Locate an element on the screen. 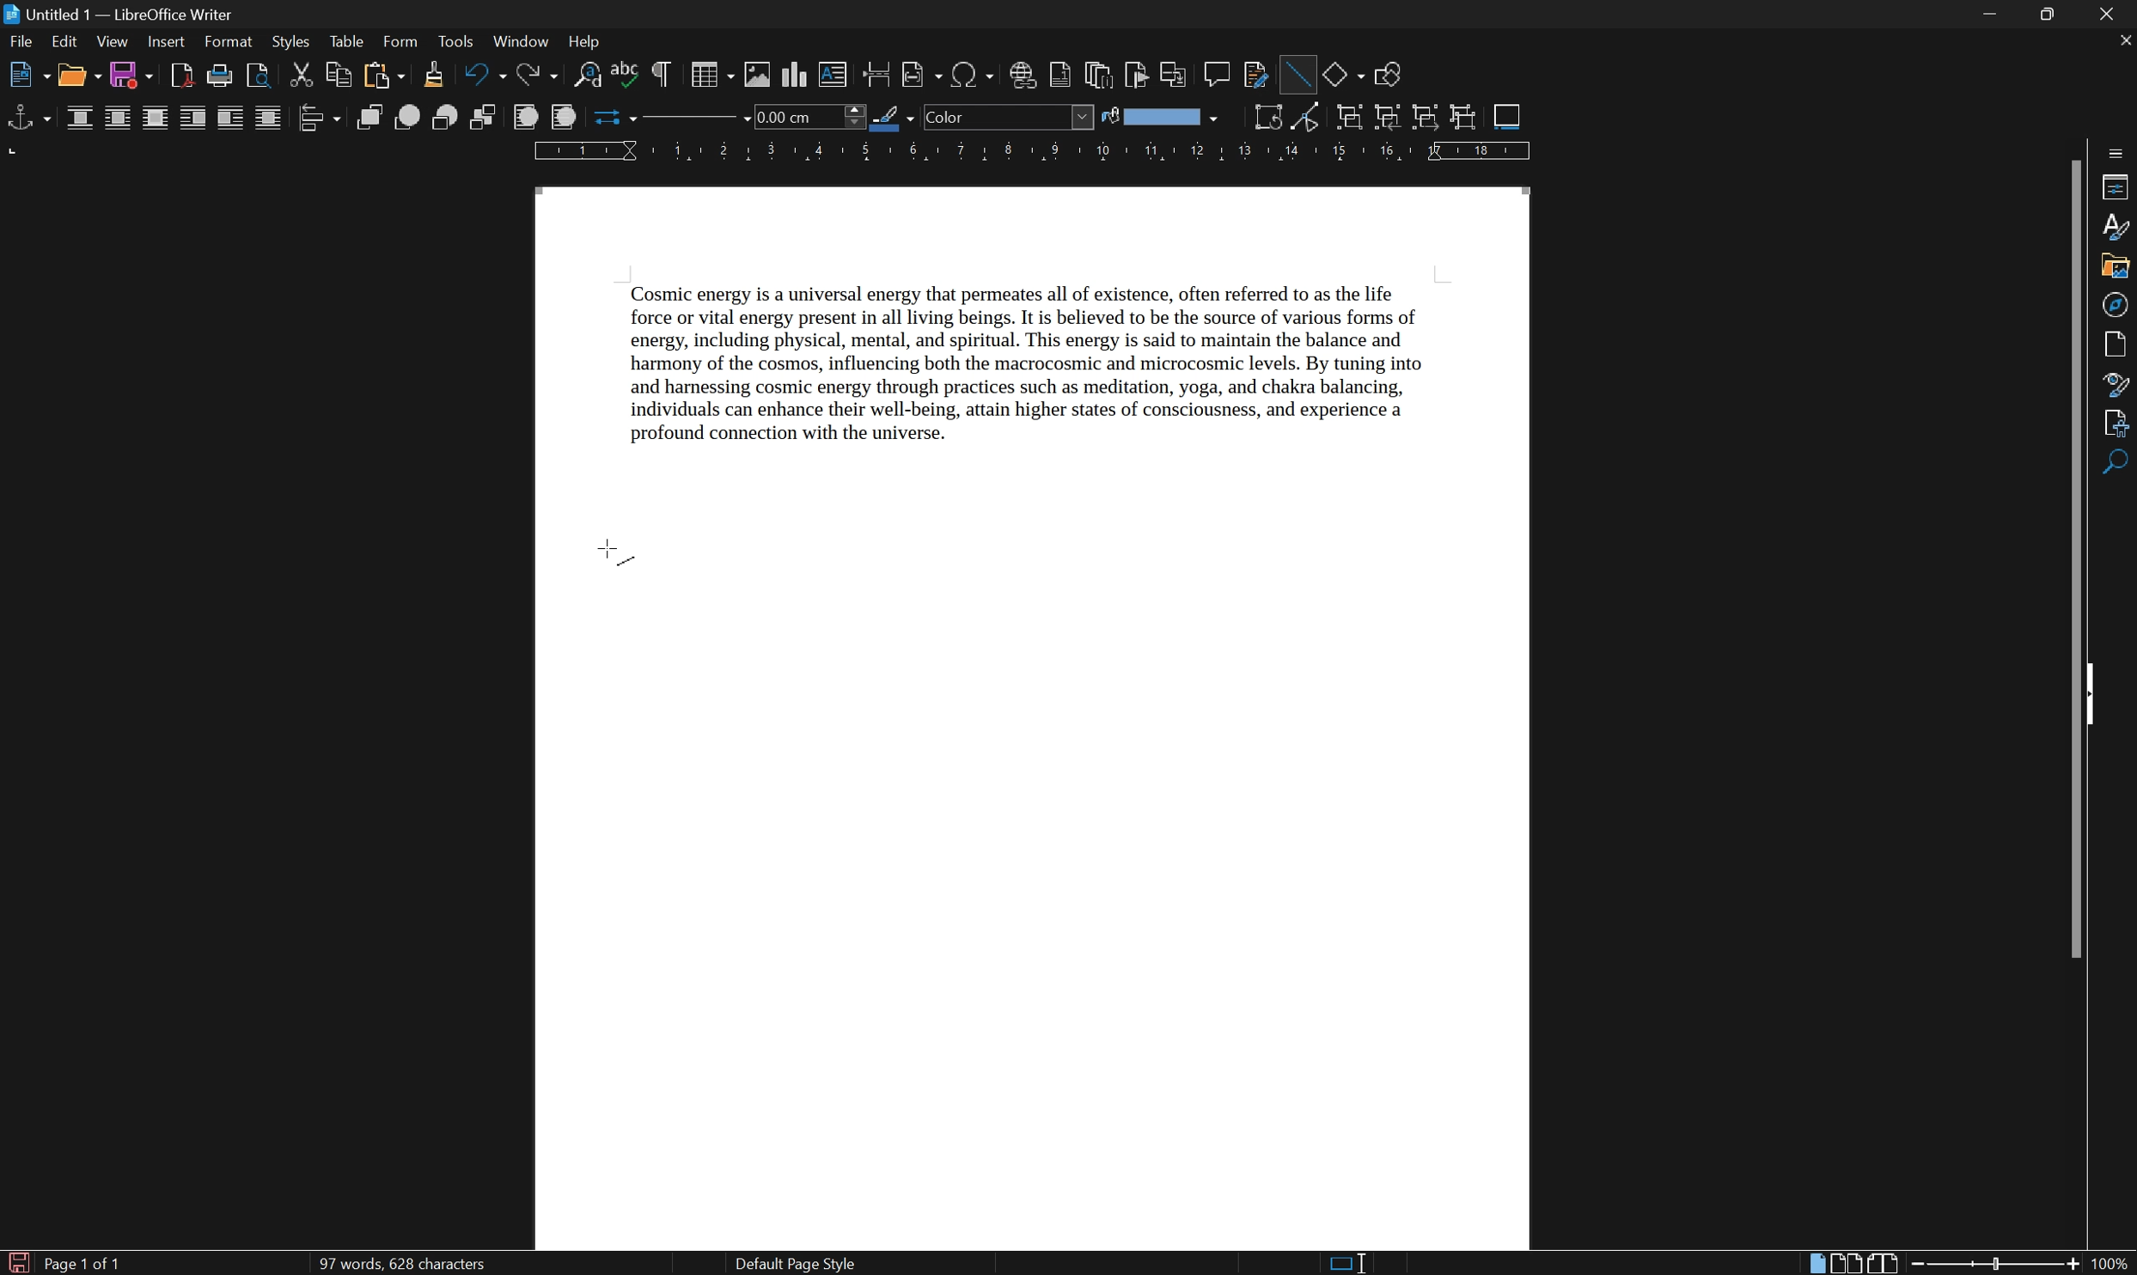  align objects is located at coordinates (318, 118).